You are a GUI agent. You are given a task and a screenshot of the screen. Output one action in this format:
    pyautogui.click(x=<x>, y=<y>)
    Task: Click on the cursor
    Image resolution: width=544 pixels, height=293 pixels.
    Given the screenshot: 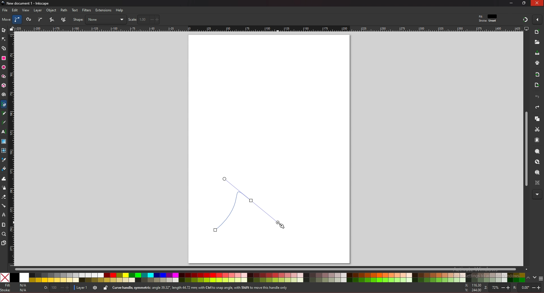 What is the action you would take?
    pyautogui.click(x=282, y=226)
    